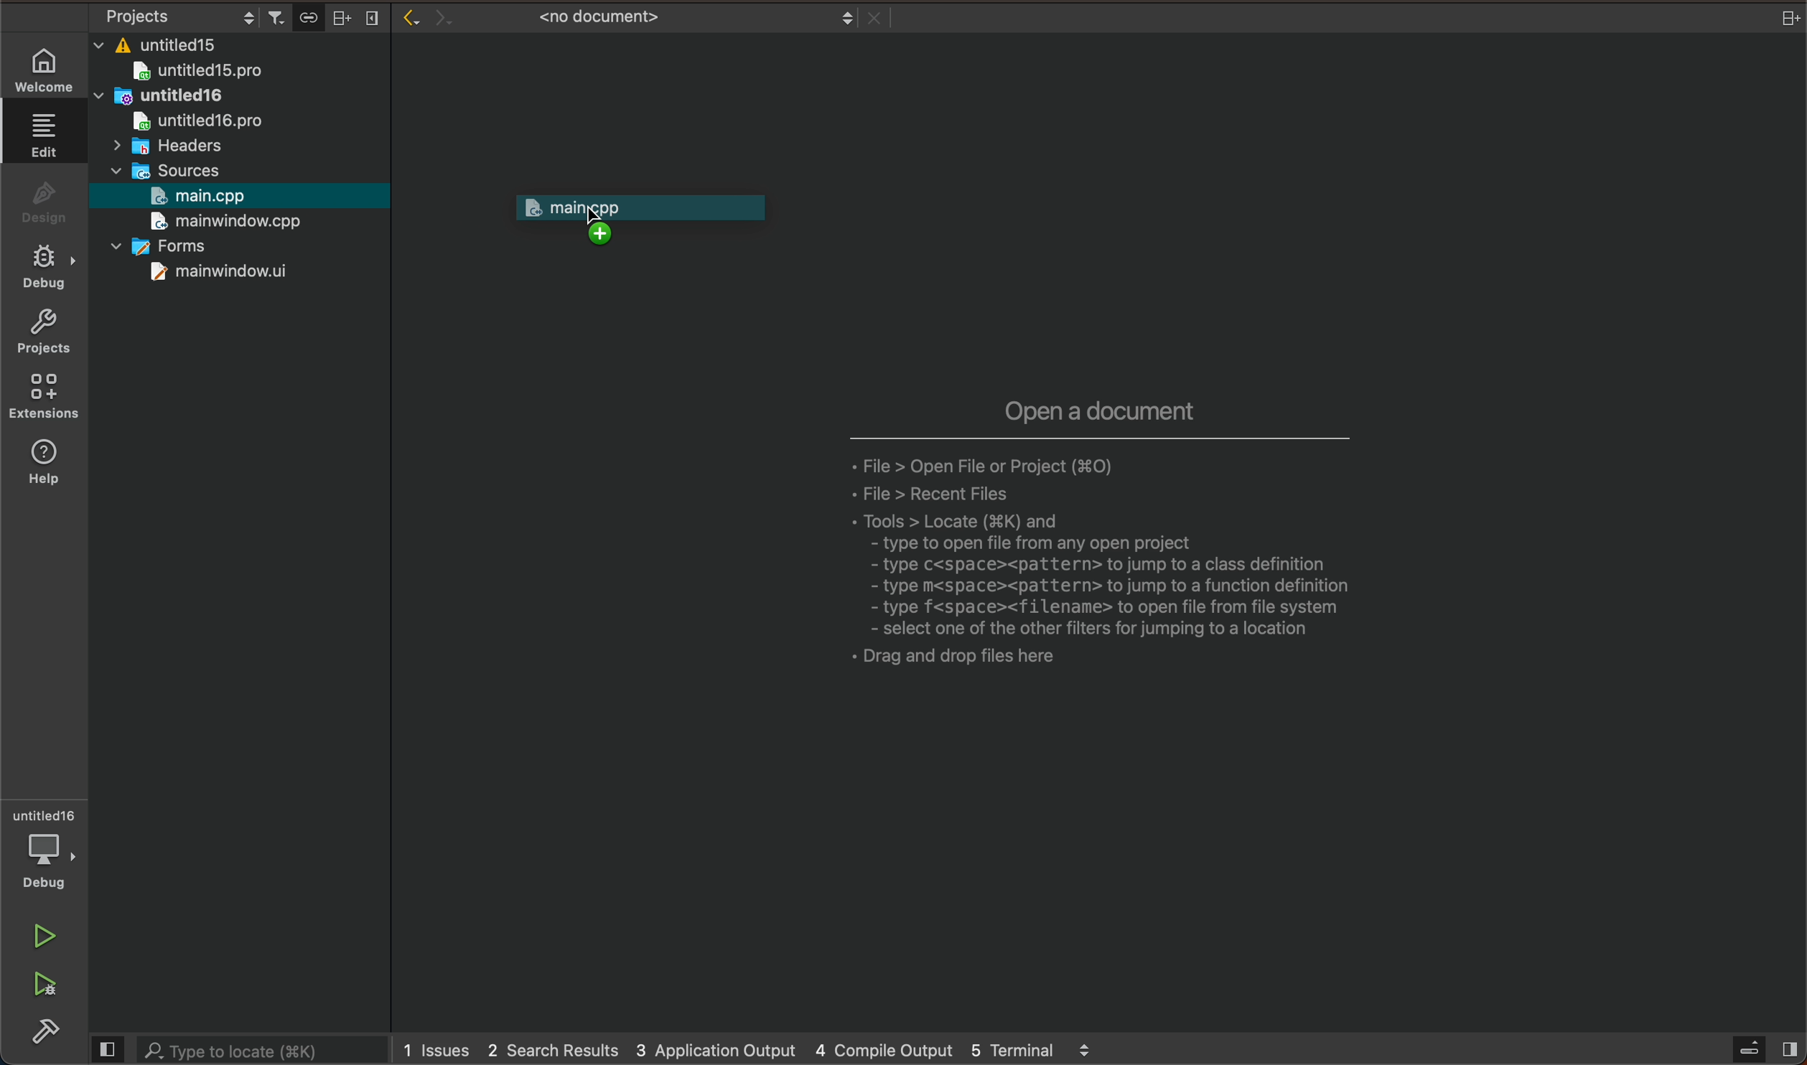 The height and width of the screenshot is (1065, 1807). Describe the element at coordinates (42, 850) in the screenshot. I see `debugger` at that location.